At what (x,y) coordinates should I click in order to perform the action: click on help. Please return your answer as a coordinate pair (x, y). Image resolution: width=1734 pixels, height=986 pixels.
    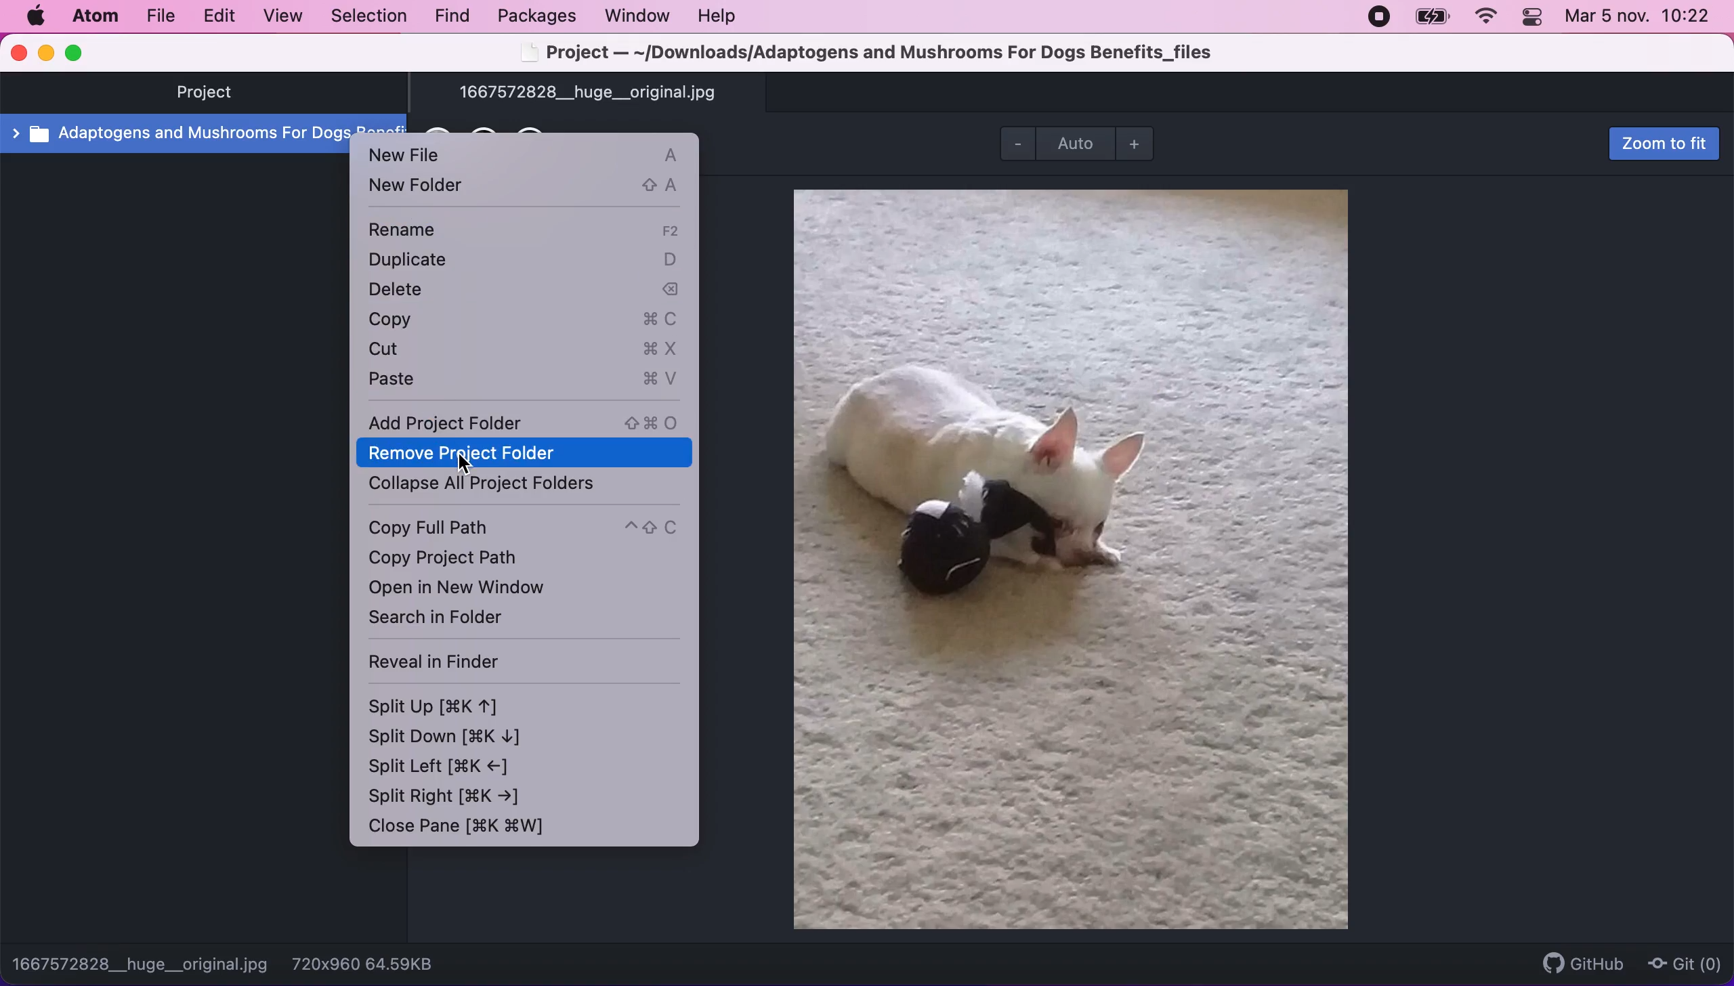
    Looking at the image, I should click on (719, 18).